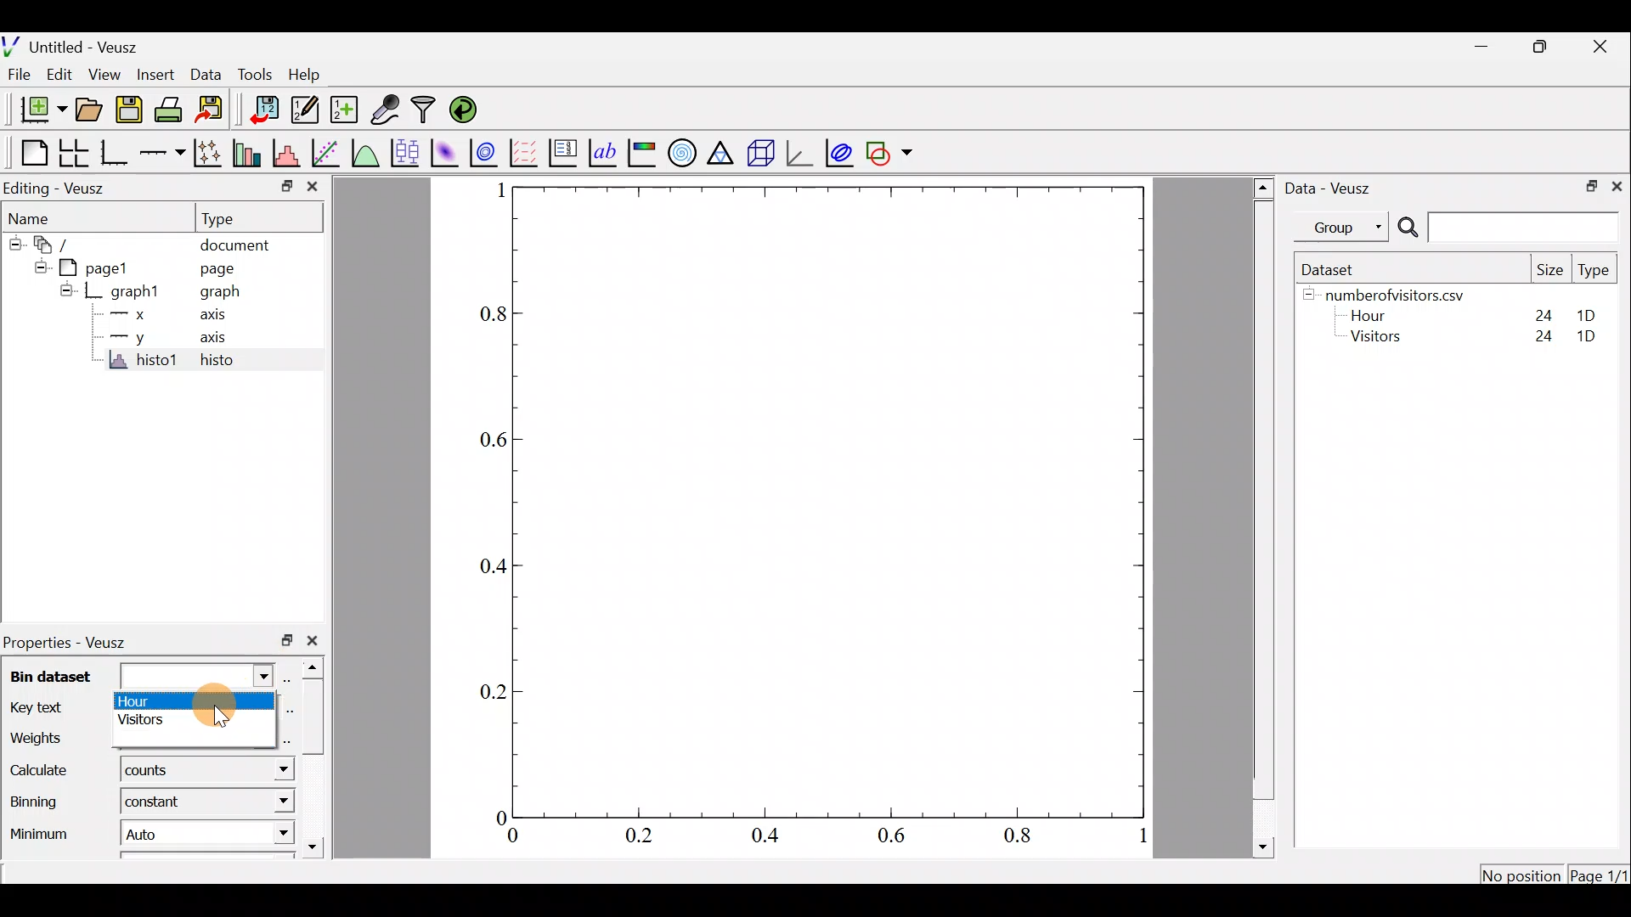 The image size is (1631, 917). Describe the element at coordinates (246, 151) in the screenshot. I see `plot bar charts` at that location.